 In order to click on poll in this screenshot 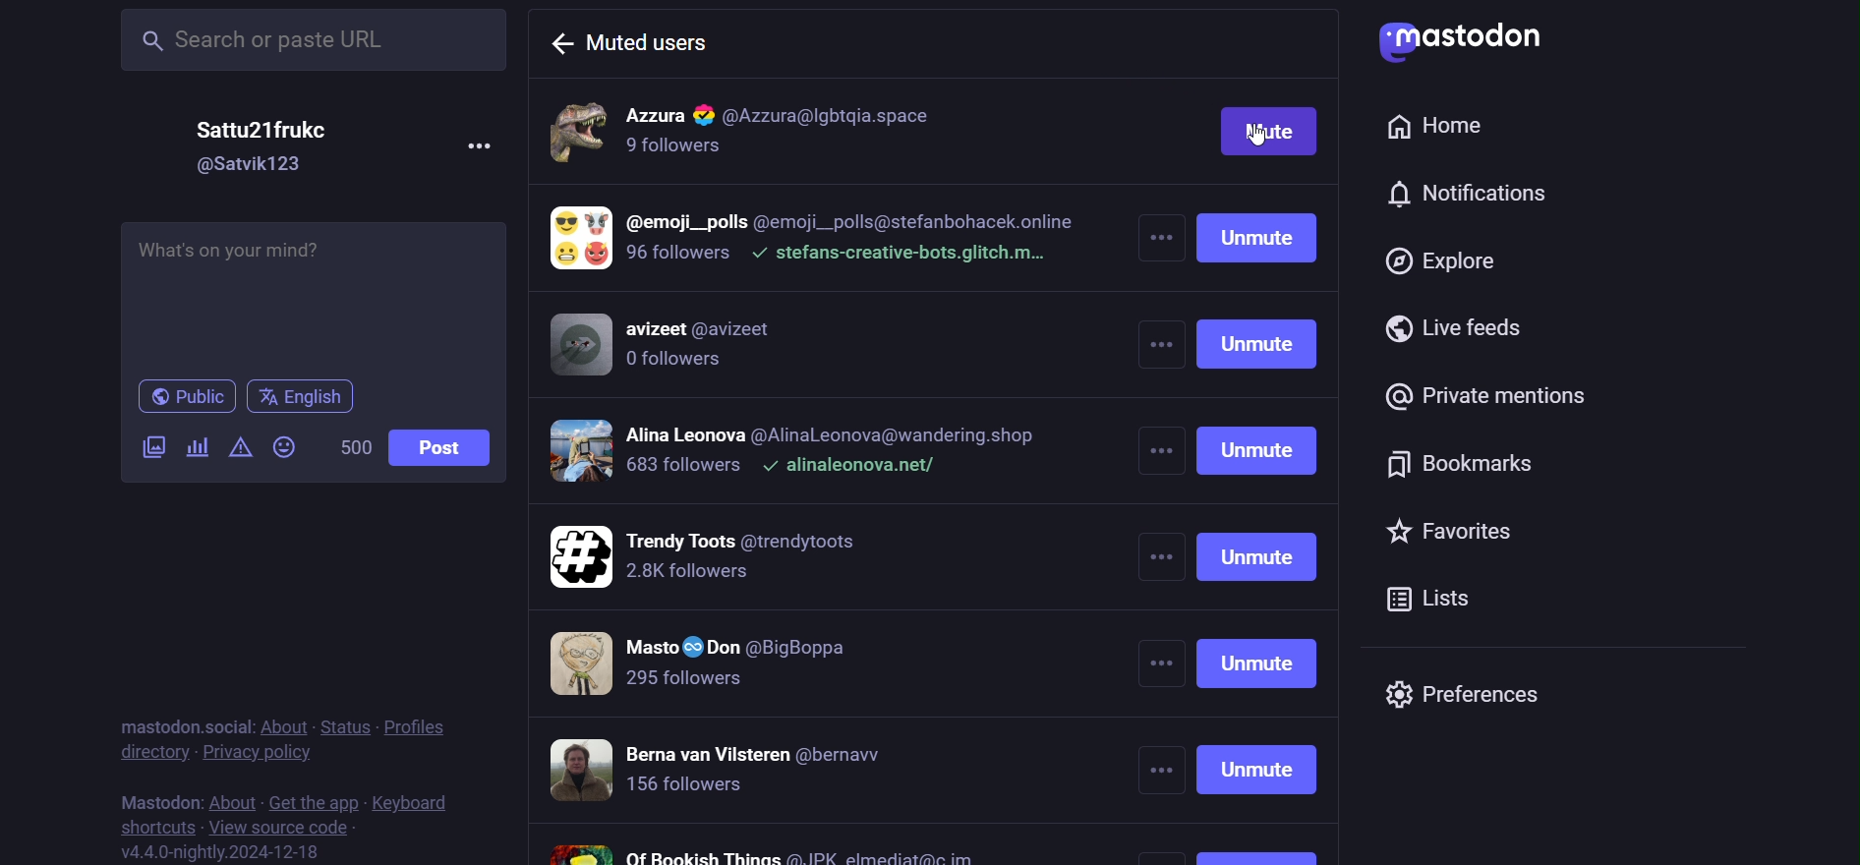, I will do `click(199, 445)`.